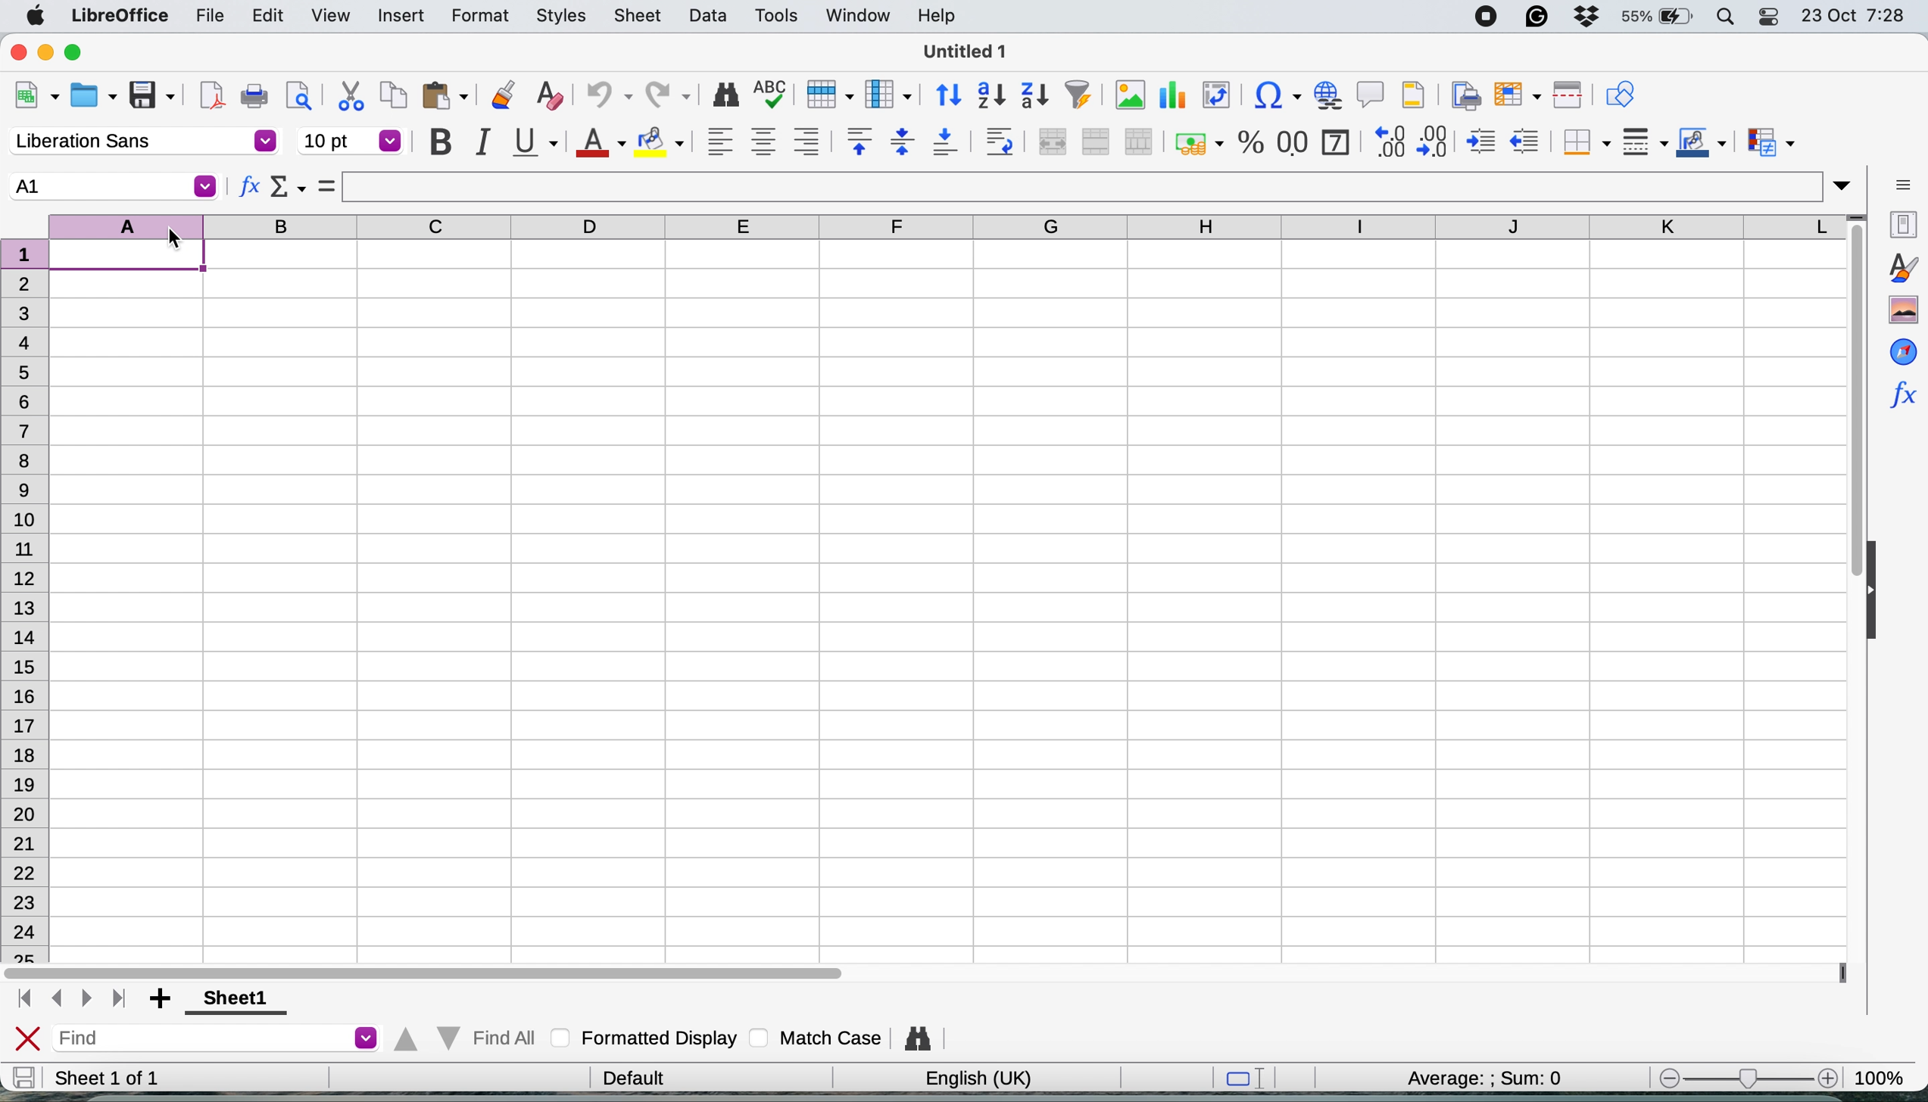 The image size is (1928, 1102). What do you see at coordinates (1898, 269) in the screenshot?
I see `styles` at bounding box center [1898, 269].